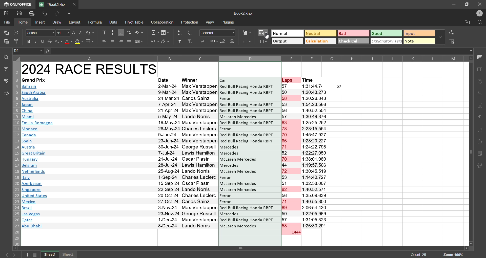 This screenshot has height=258, width=486. Describe the element at coordinates (38, 157) in the screenshot. I see `Country` at that location.